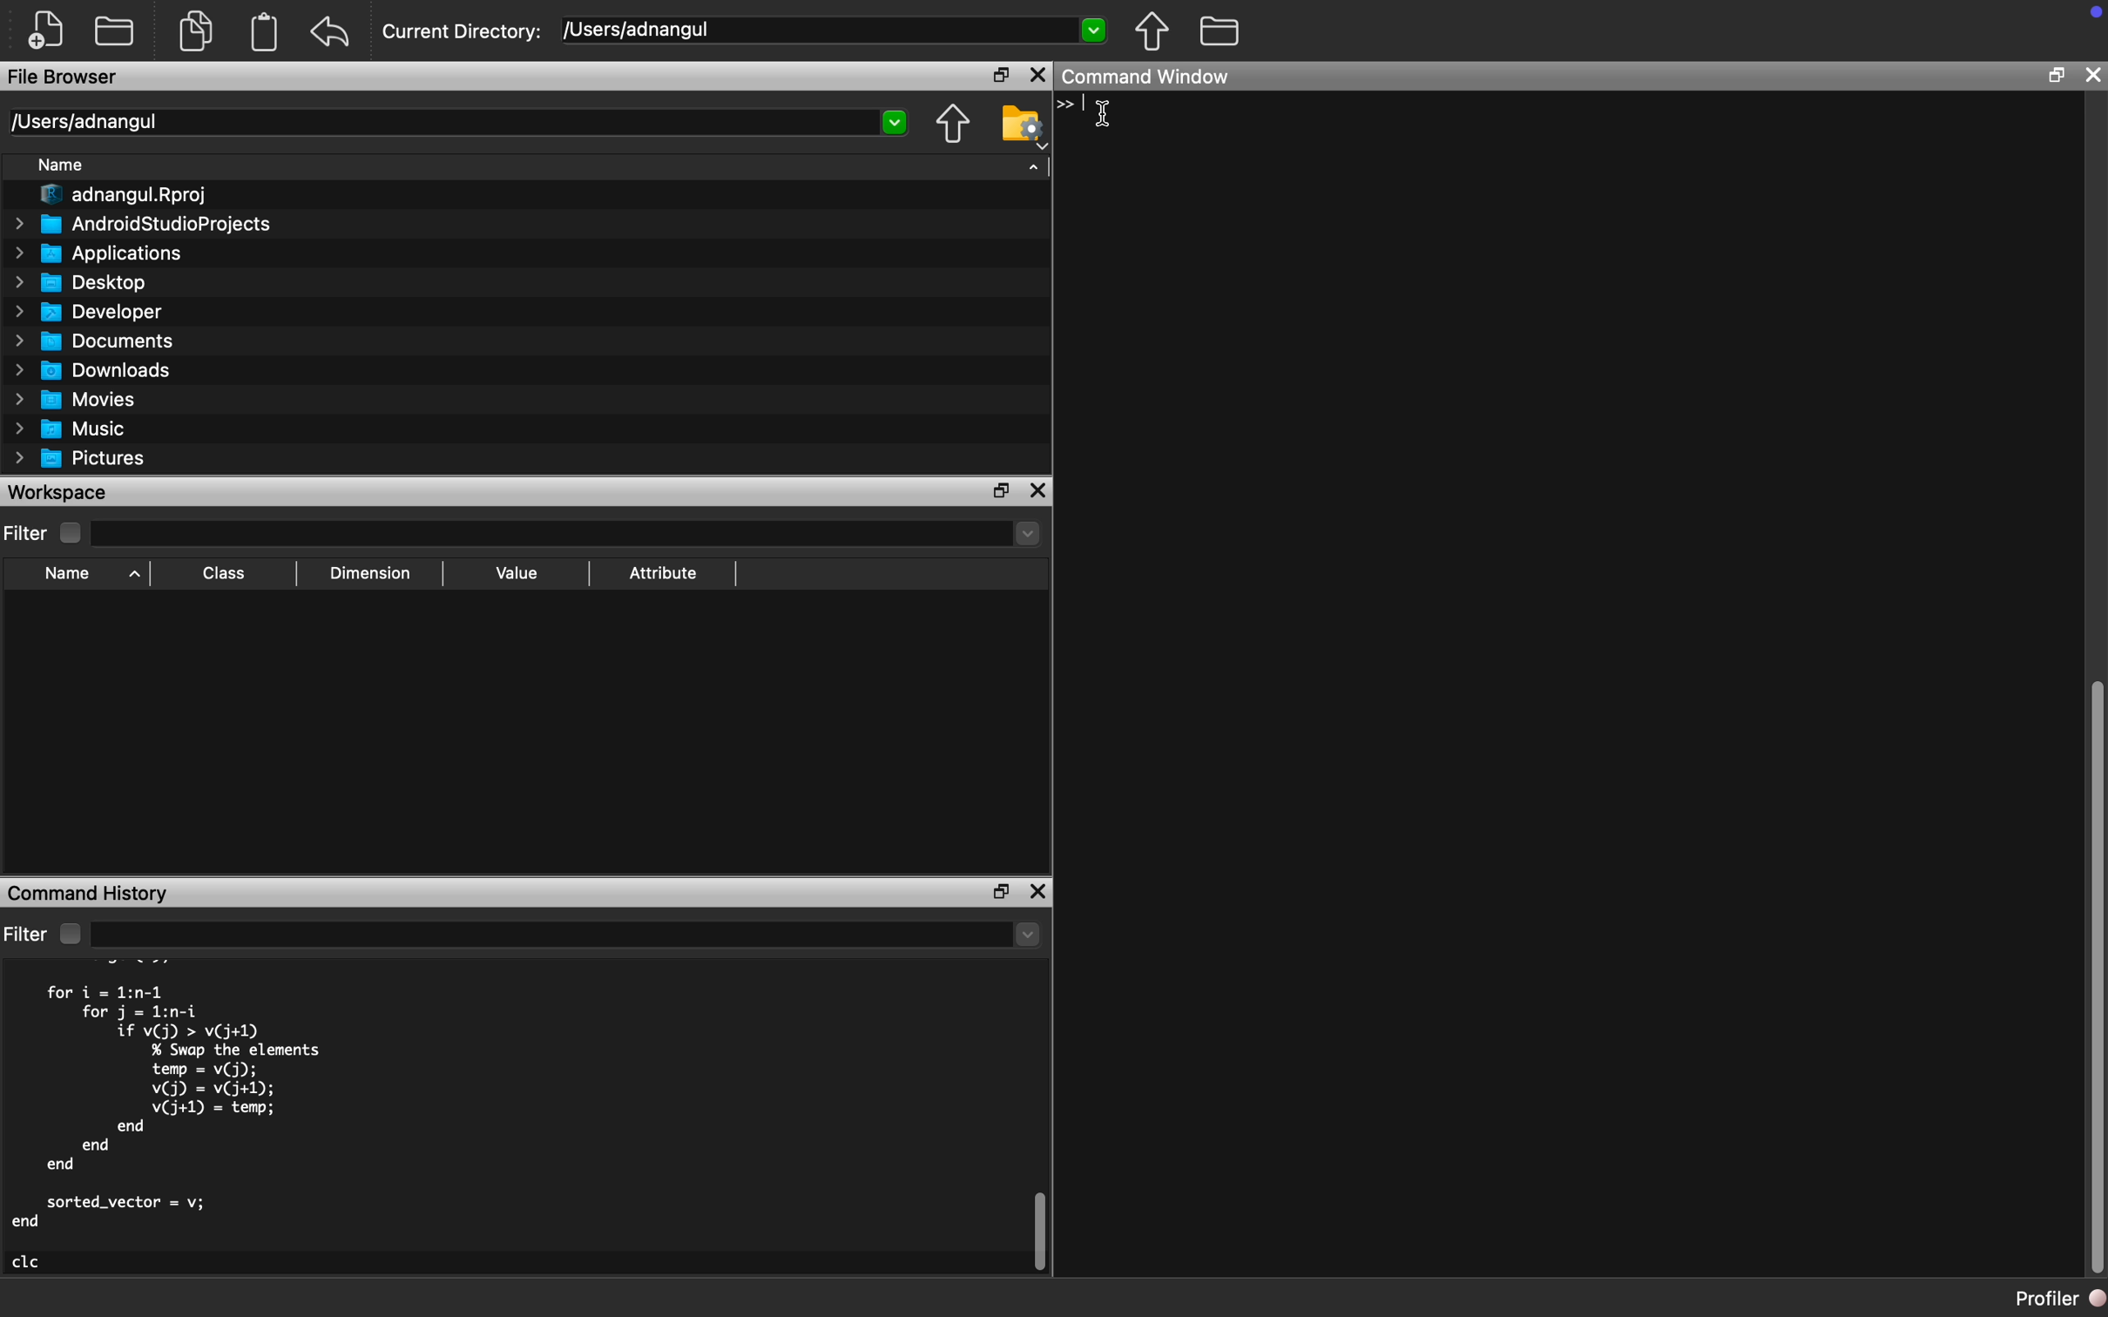 This screenshot has height=1317, width=2108. I want to click on Restore Down, so click(1001, 893).